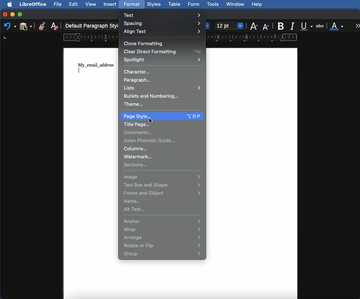 This screenshot has width=360, height=299. Describe the element at coordinates (5, 15) in the screenshot. I see `Close` at that location.